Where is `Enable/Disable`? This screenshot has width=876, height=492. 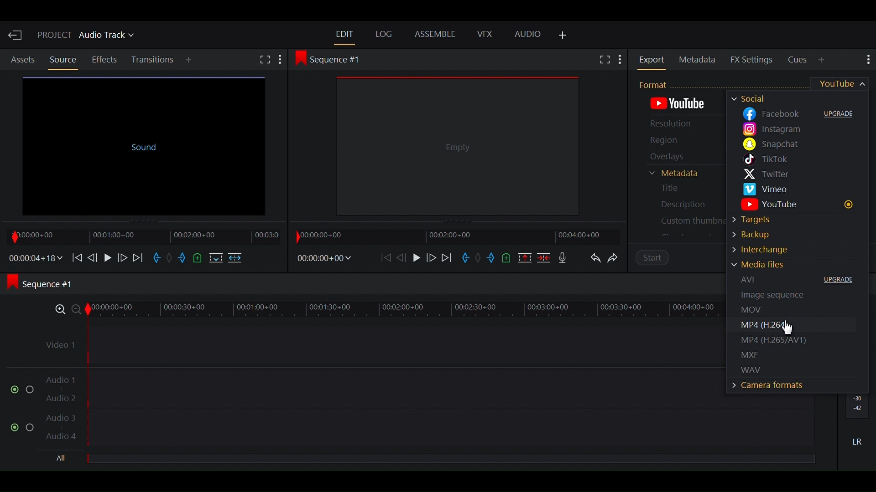 Enable/Disable is located at coordinates (18, 389).